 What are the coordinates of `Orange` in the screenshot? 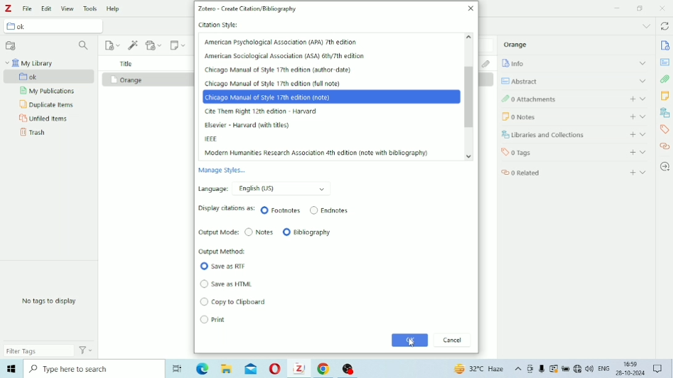 It's located at (126, 79).